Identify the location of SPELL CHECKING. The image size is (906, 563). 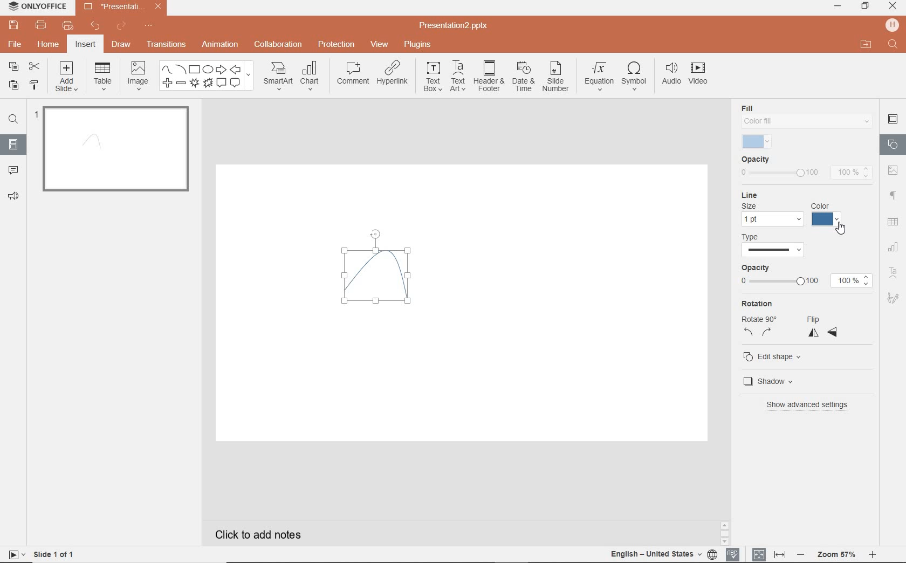
(733, 553).